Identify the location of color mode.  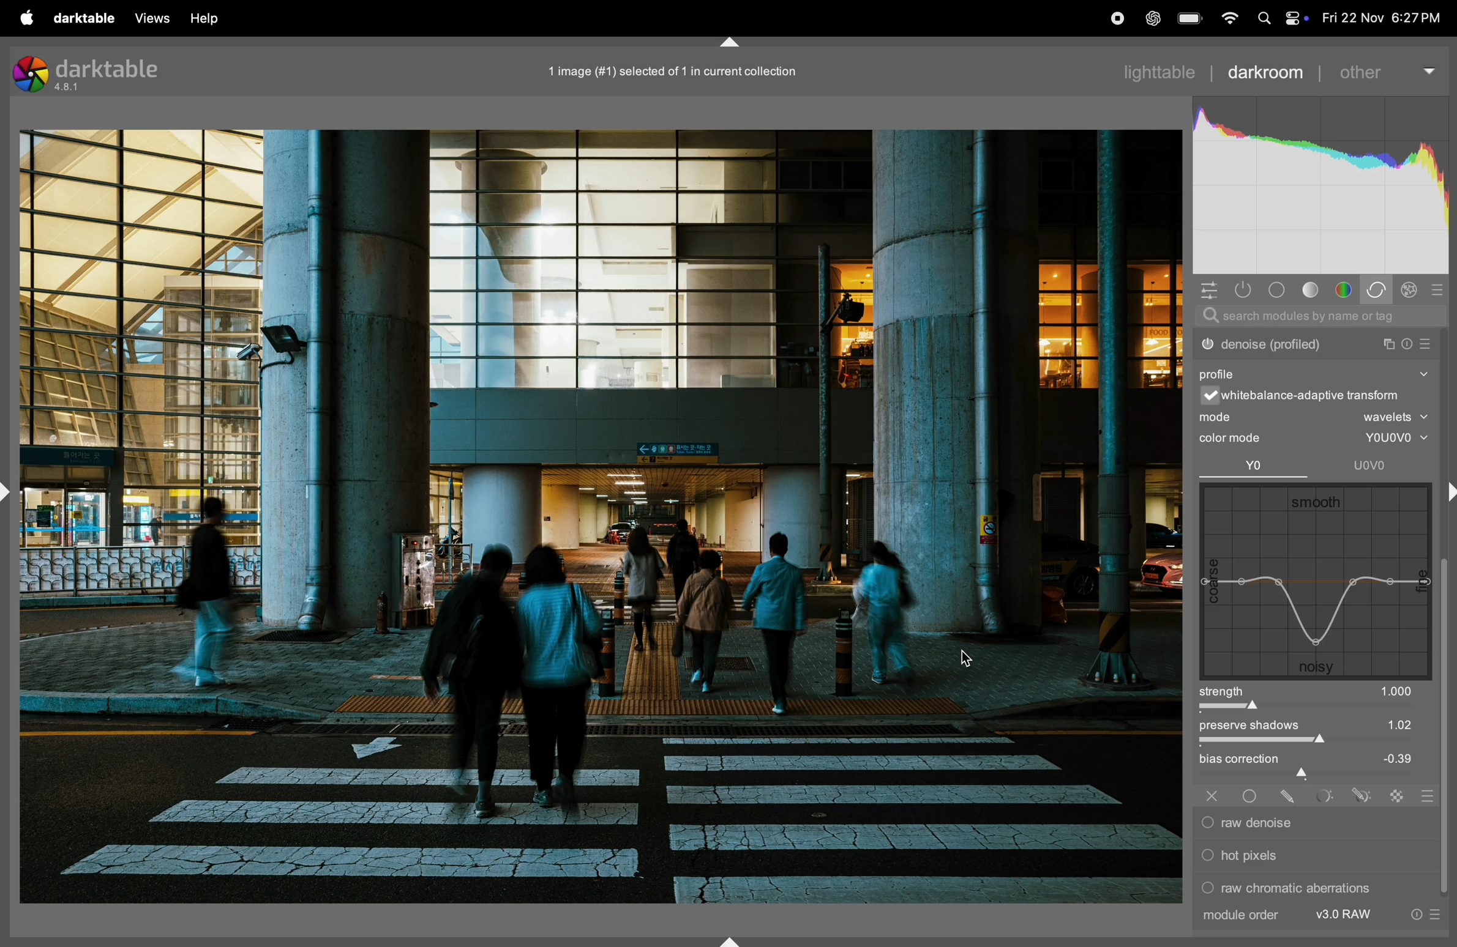
(1232, 440).